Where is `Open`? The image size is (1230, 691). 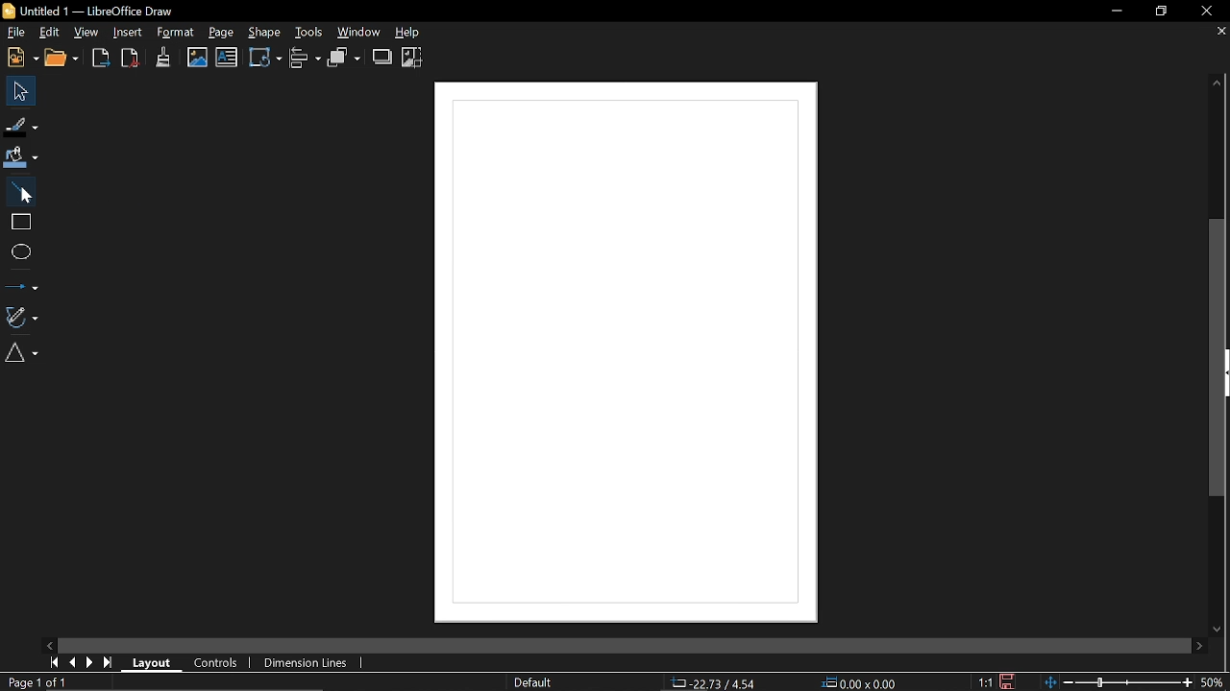 Open is located at coordinates (62, 59).